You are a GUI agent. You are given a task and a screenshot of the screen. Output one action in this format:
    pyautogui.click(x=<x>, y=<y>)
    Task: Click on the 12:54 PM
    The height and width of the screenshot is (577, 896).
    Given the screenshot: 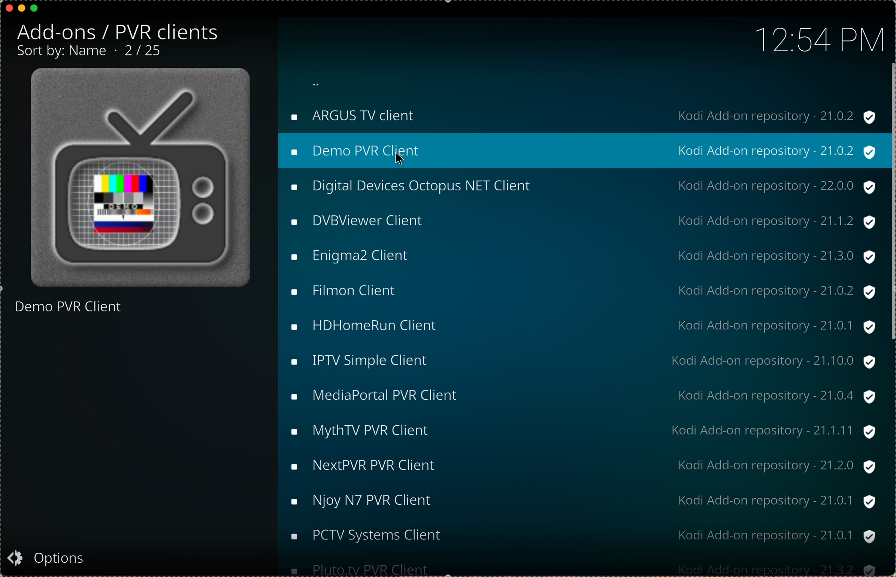 What is the action you would take?
    pyautogui.click(x=818, y=38)
    